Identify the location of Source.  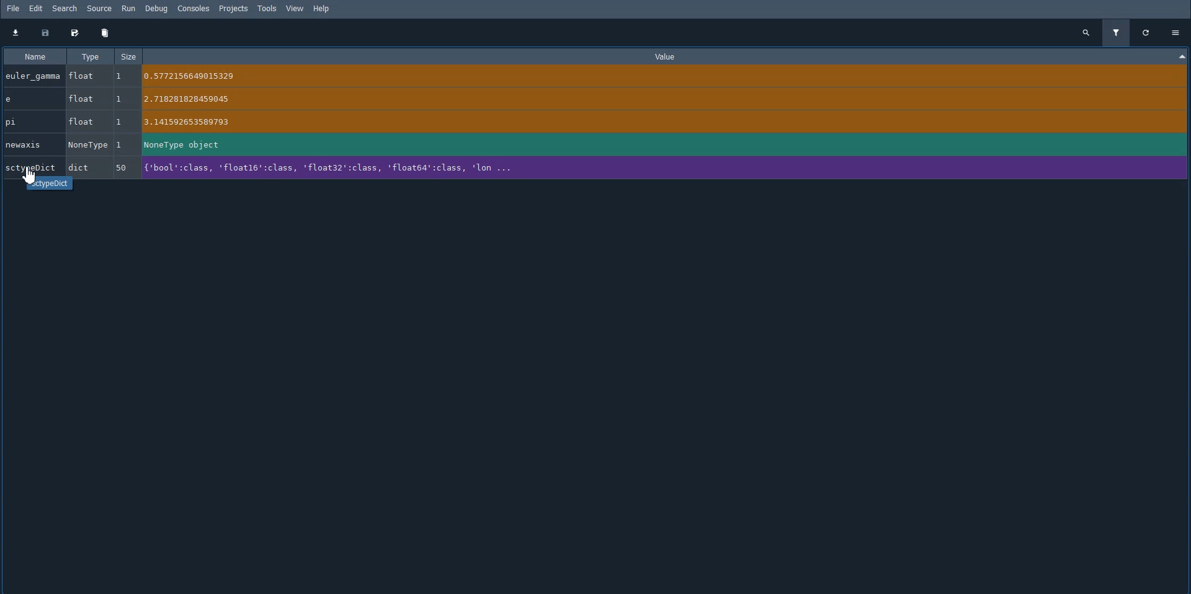
(100, 9).